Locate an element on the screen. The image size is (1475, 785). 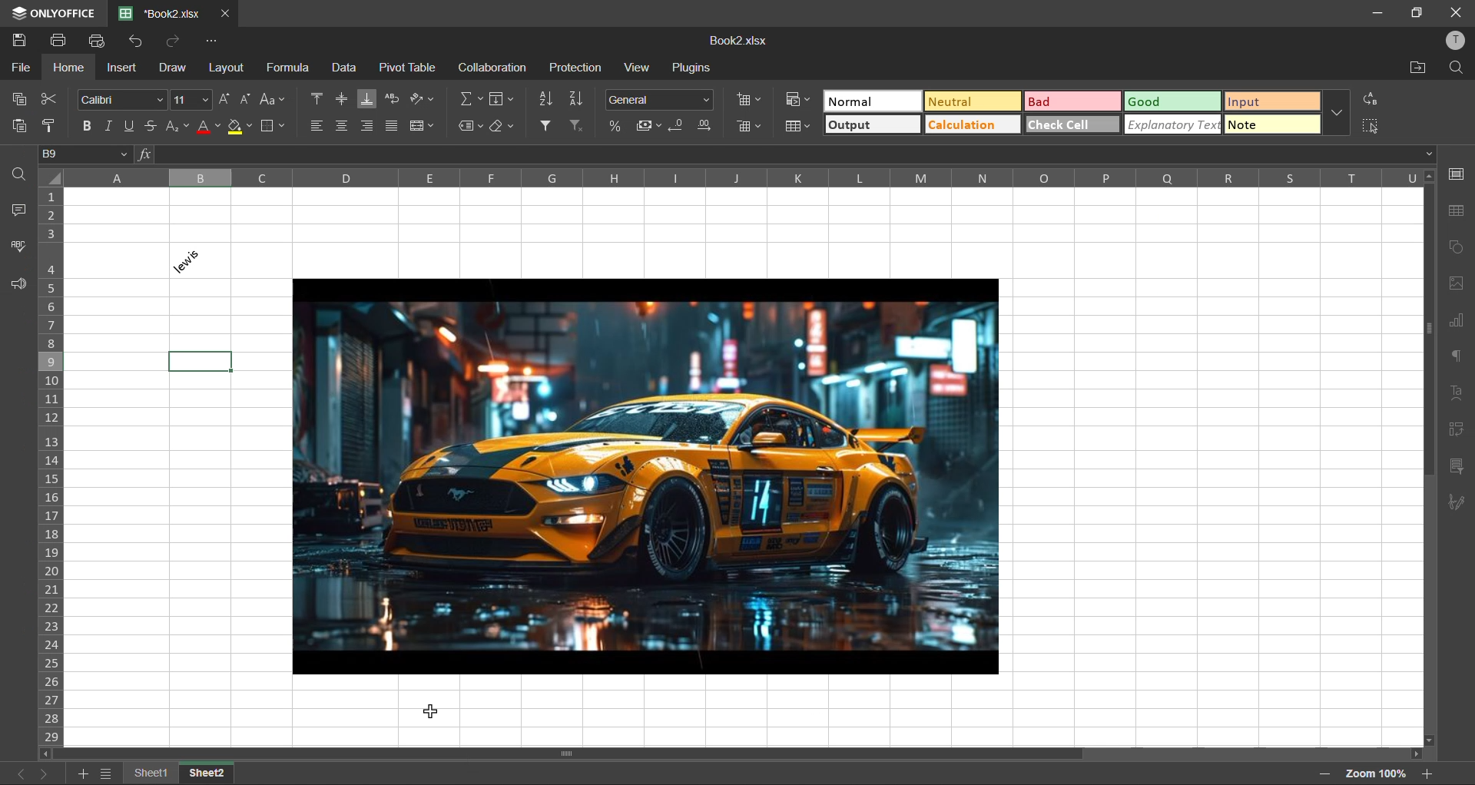
sort descending is located at coordinates (577, 98).